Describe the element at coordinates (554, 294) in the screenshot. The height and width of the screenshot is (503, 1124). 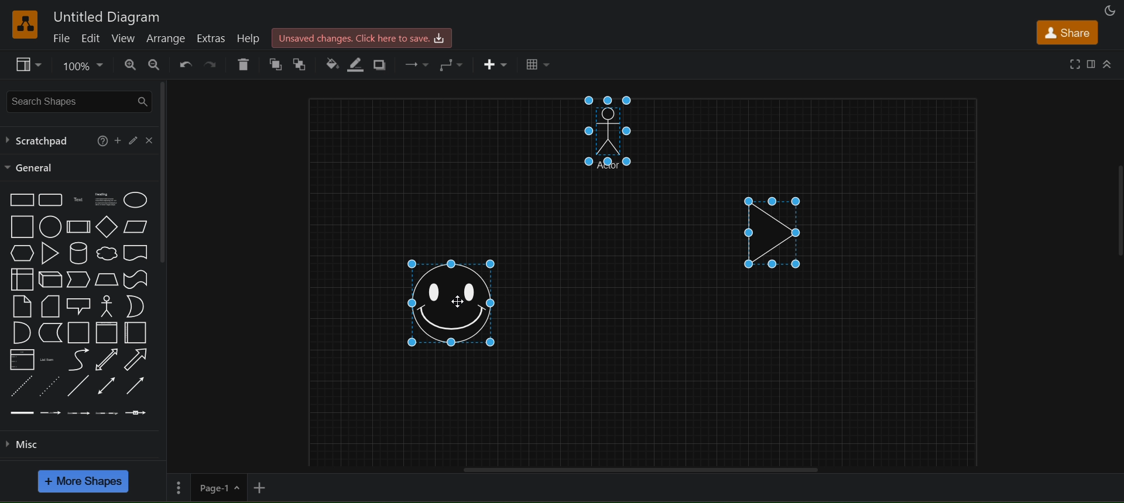
I see `cursor` at that location.